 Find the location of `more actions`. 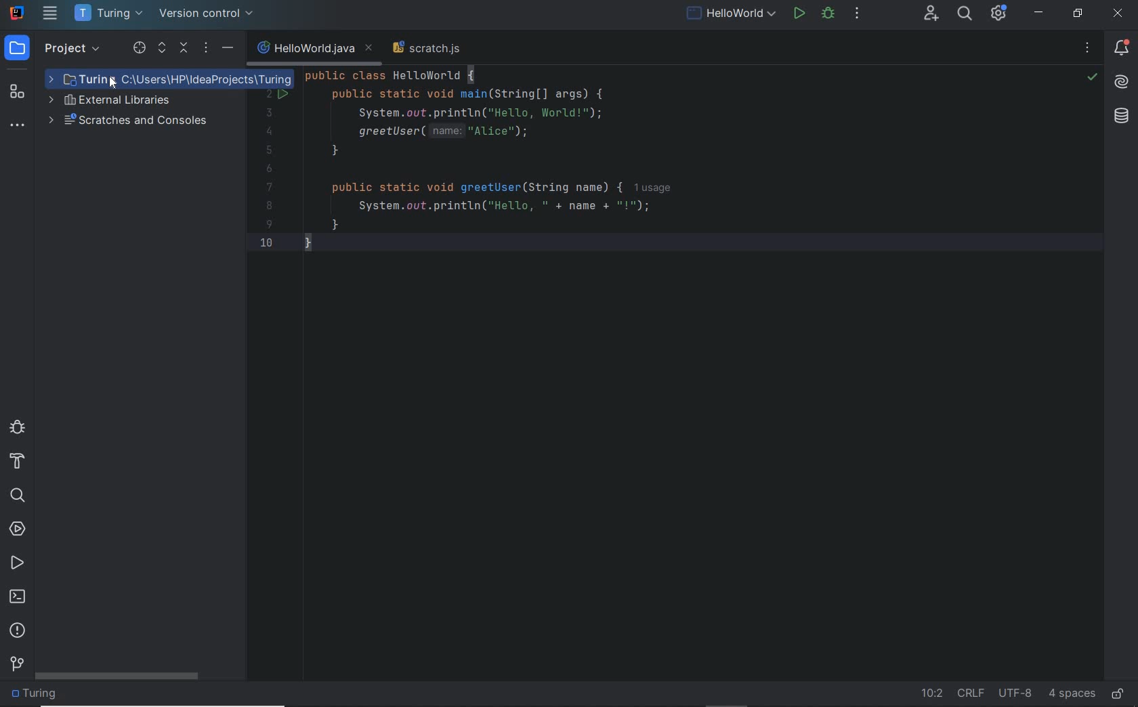

more actions is located at coordinates (858, 15).